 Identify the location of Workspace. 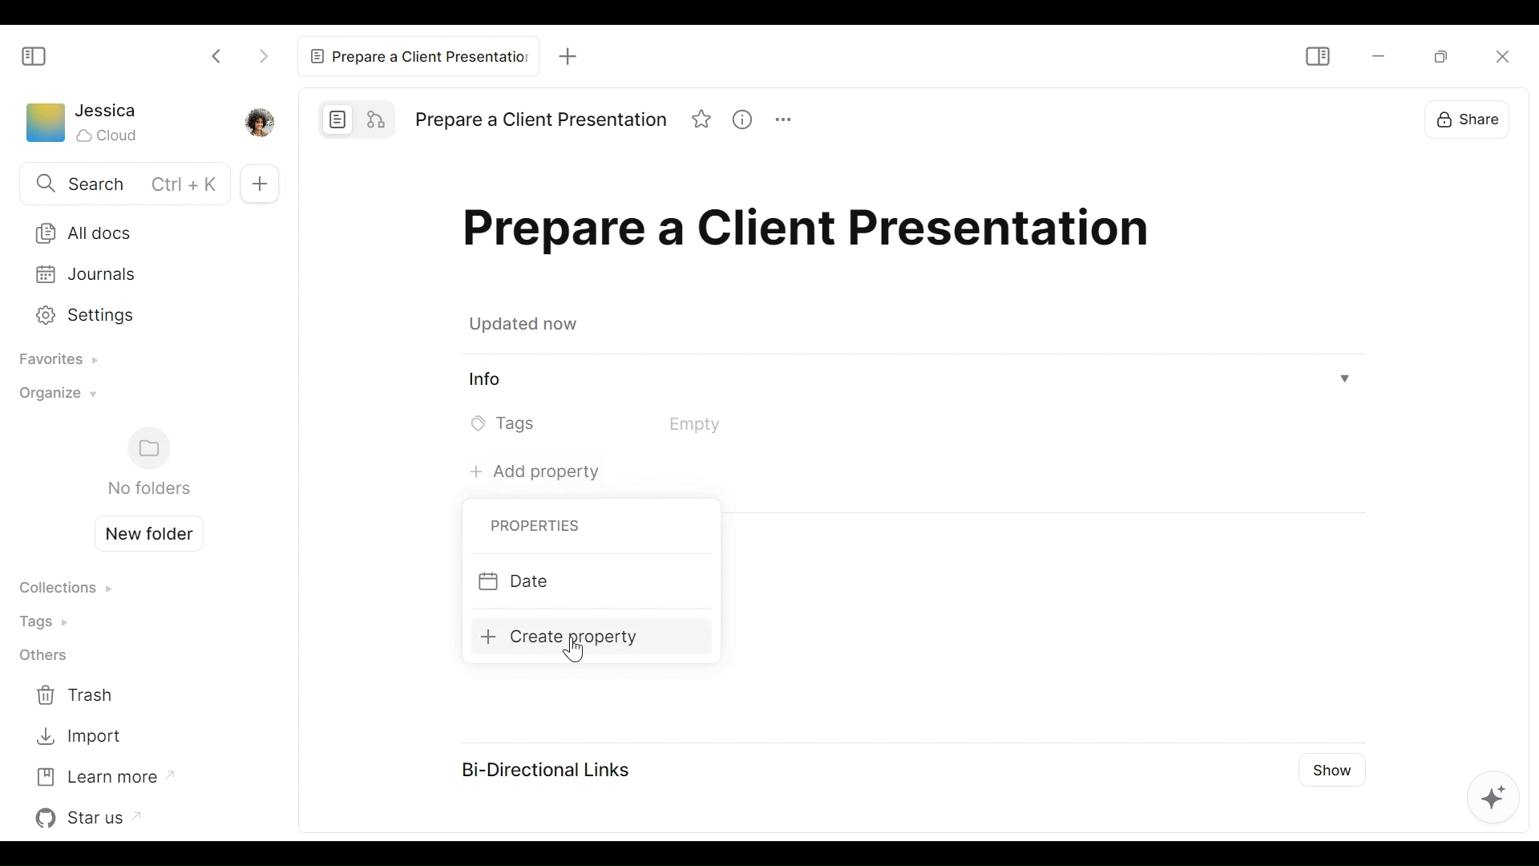
(44, 126).